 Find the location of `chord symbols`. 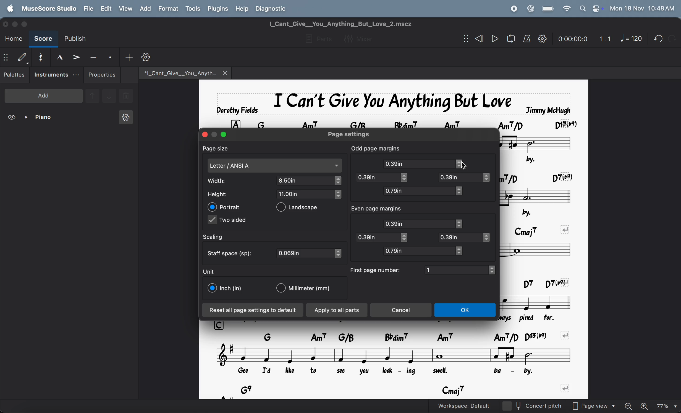

chord symbols is located at coordinates (541, 229).